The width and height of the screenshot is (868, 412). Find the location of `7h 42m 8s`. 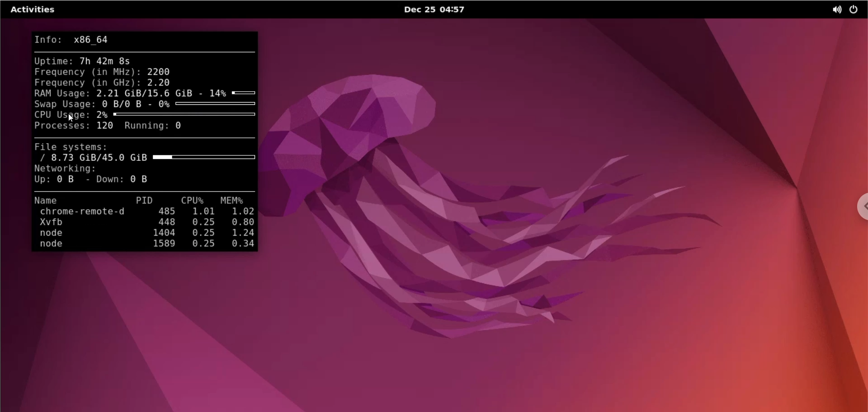

7h 42m 8s is located at coordinates (102, 61).